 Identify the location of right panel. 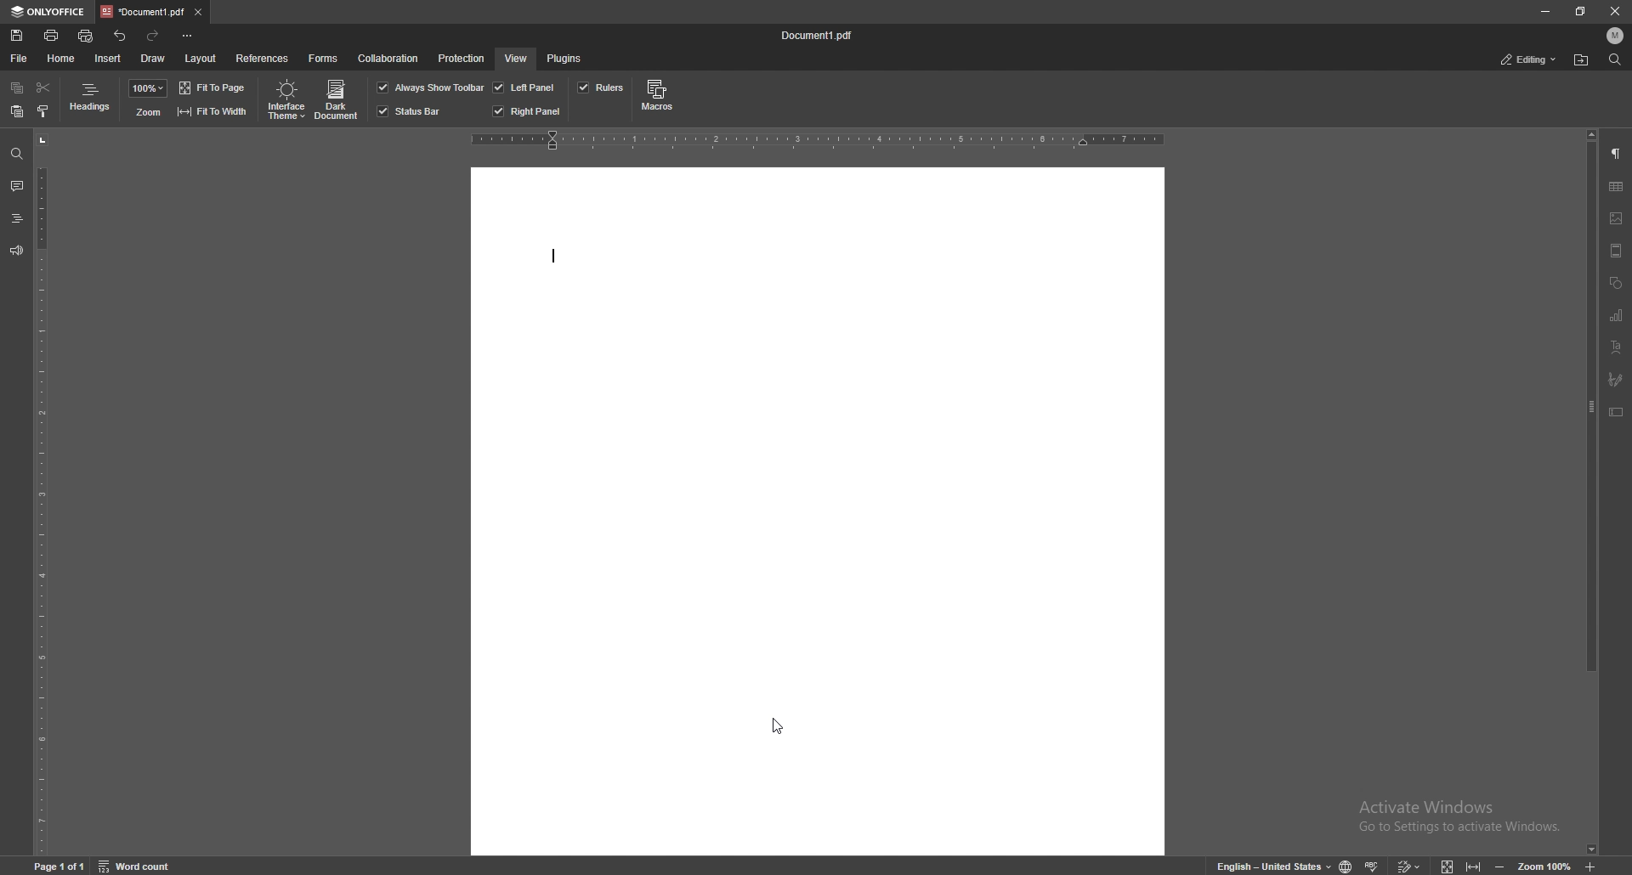
(527, 111).